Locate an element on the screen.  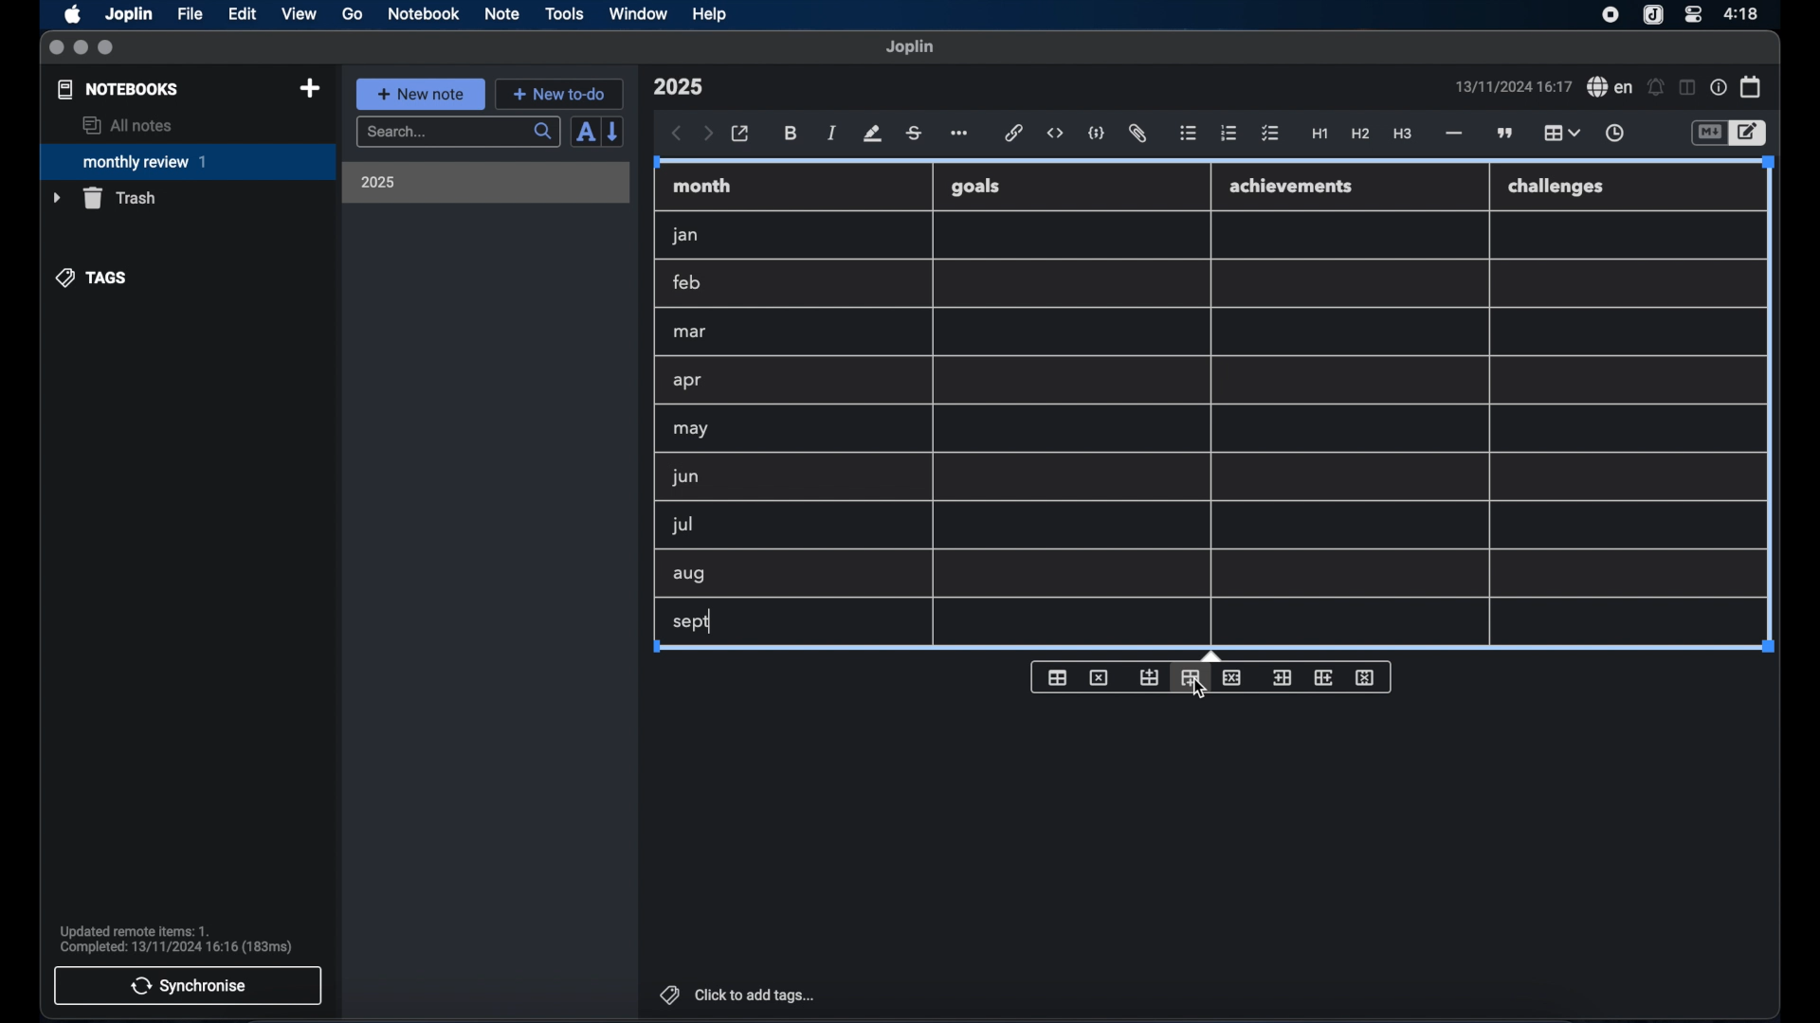
note is located at coordinates (502, 13).